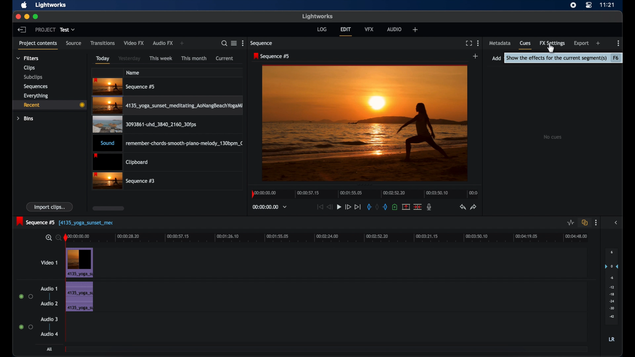  What do you see at coordinates (182, 43) in the screenshot?
I see `add` at bounding box center [182, 43].